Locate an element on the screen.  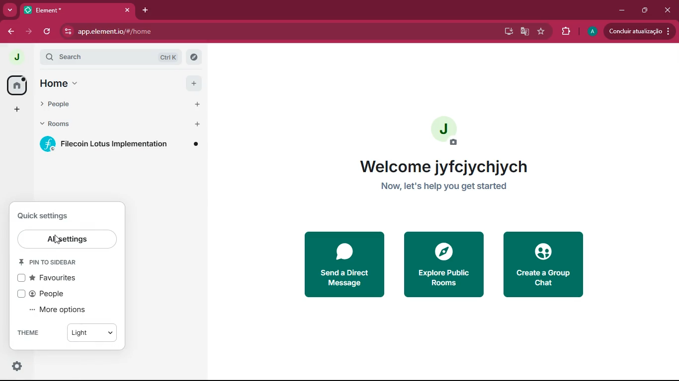
home is located at coordinates (17, 85).